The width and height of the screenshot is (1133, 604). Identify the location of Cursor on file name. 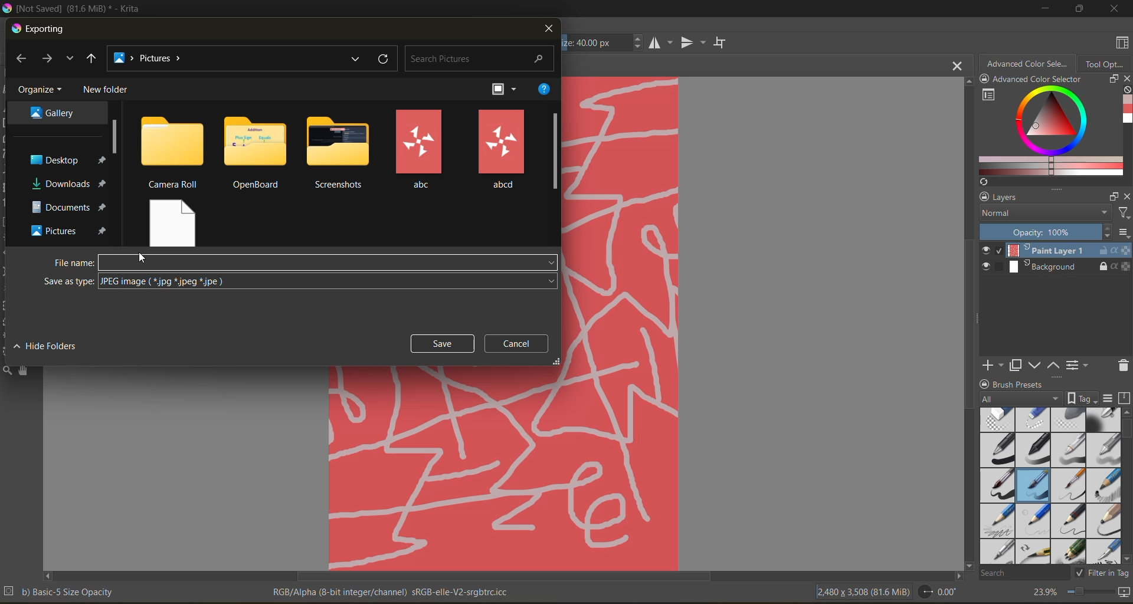
(329, 262).